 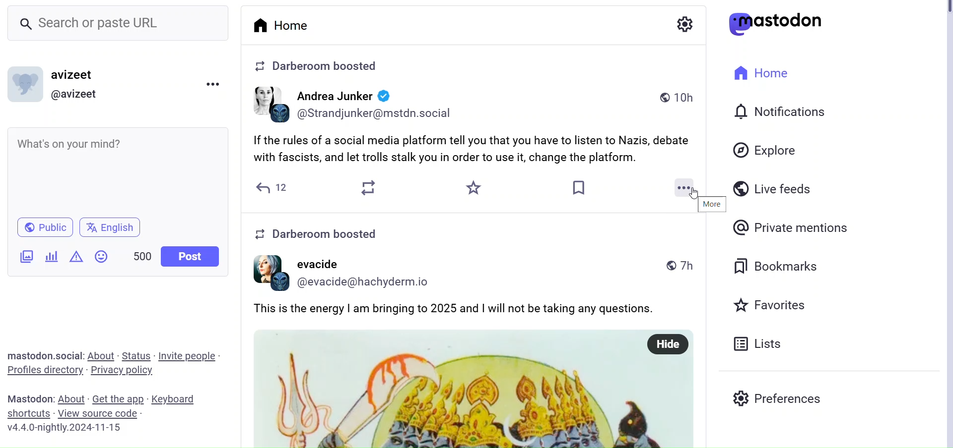 I want to click on Text, so click(x=47, y=355).